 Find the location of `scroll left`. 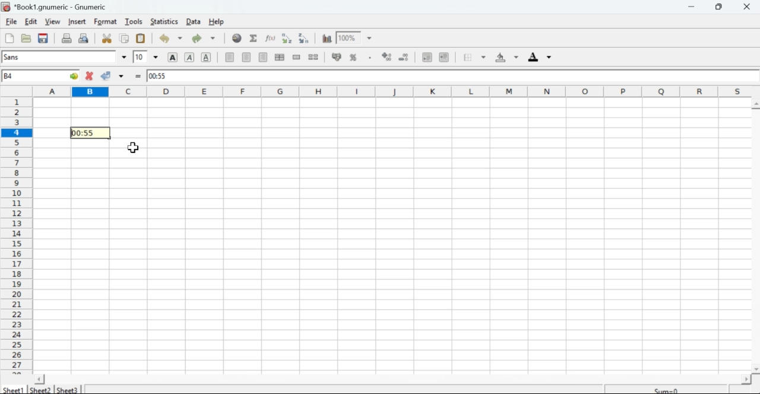

scroll left is located at coordinates (40, 379).